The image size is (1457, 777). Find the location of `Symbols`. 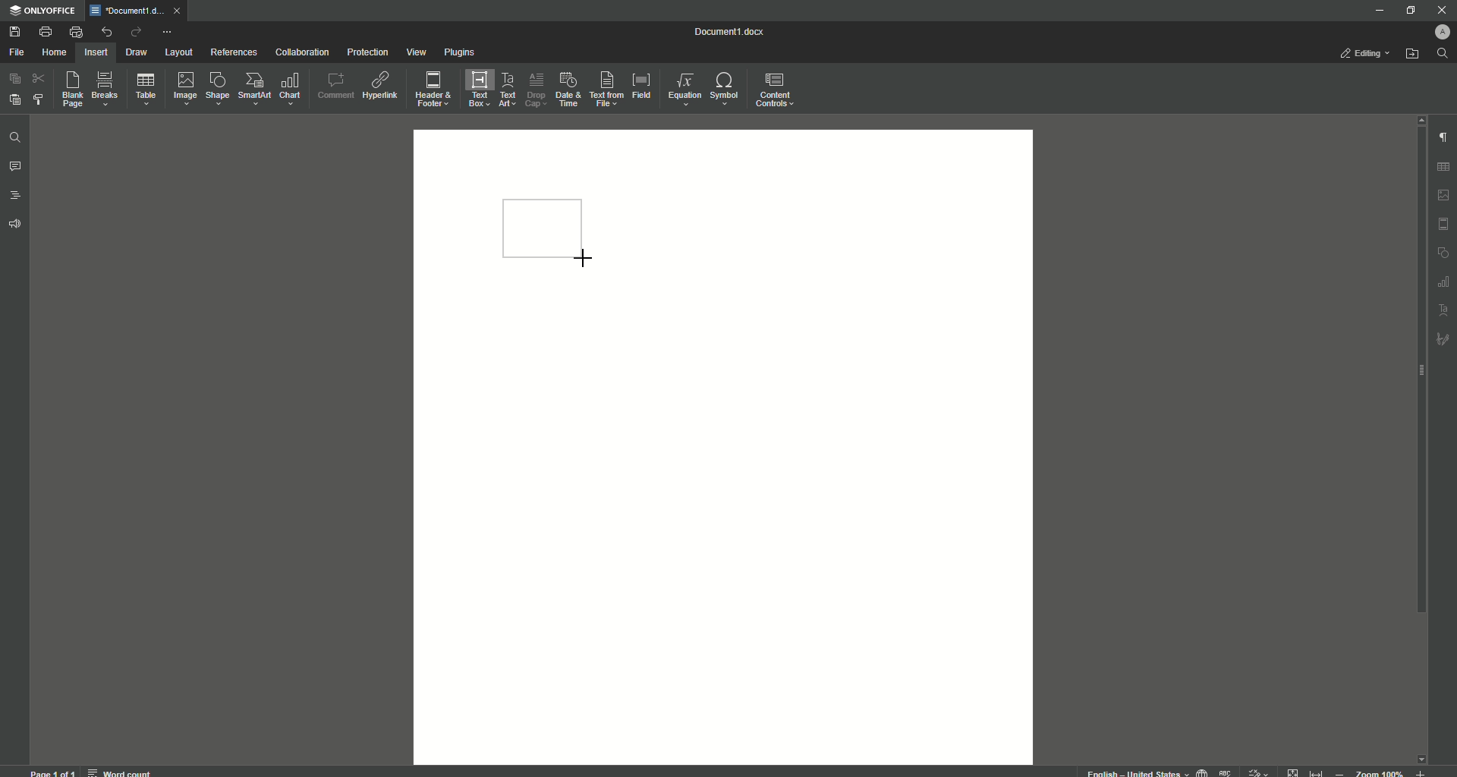

Symbols is located at coordinates (723, 89).